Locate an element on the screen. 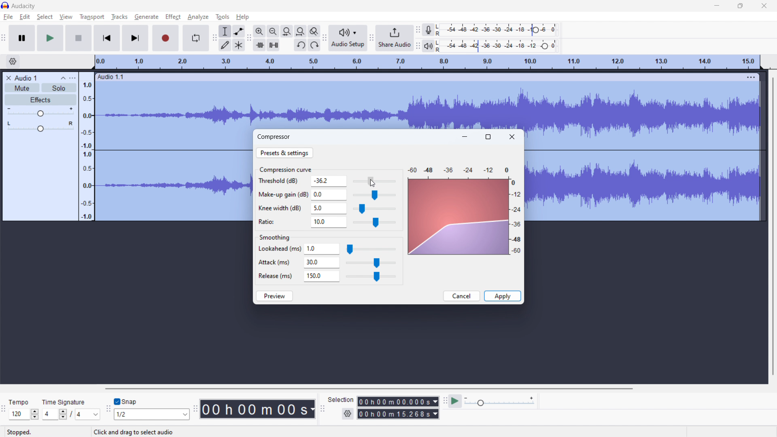 The height and width of the screenshot is (437, 777). amplitude is located at coordinates (87, 146).